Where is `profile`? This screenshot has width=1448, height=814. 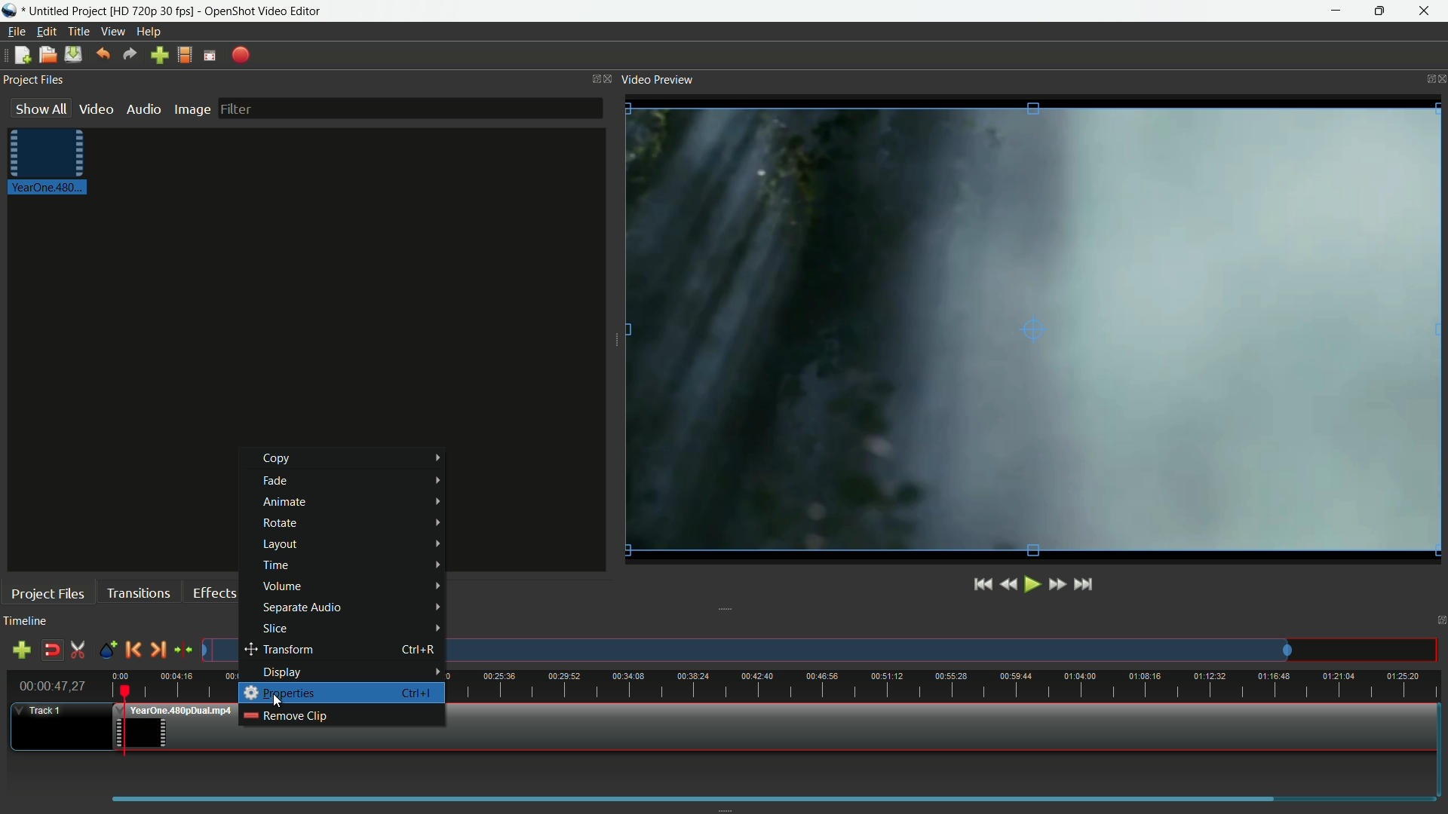
profile is located at coordinates (151, 11).